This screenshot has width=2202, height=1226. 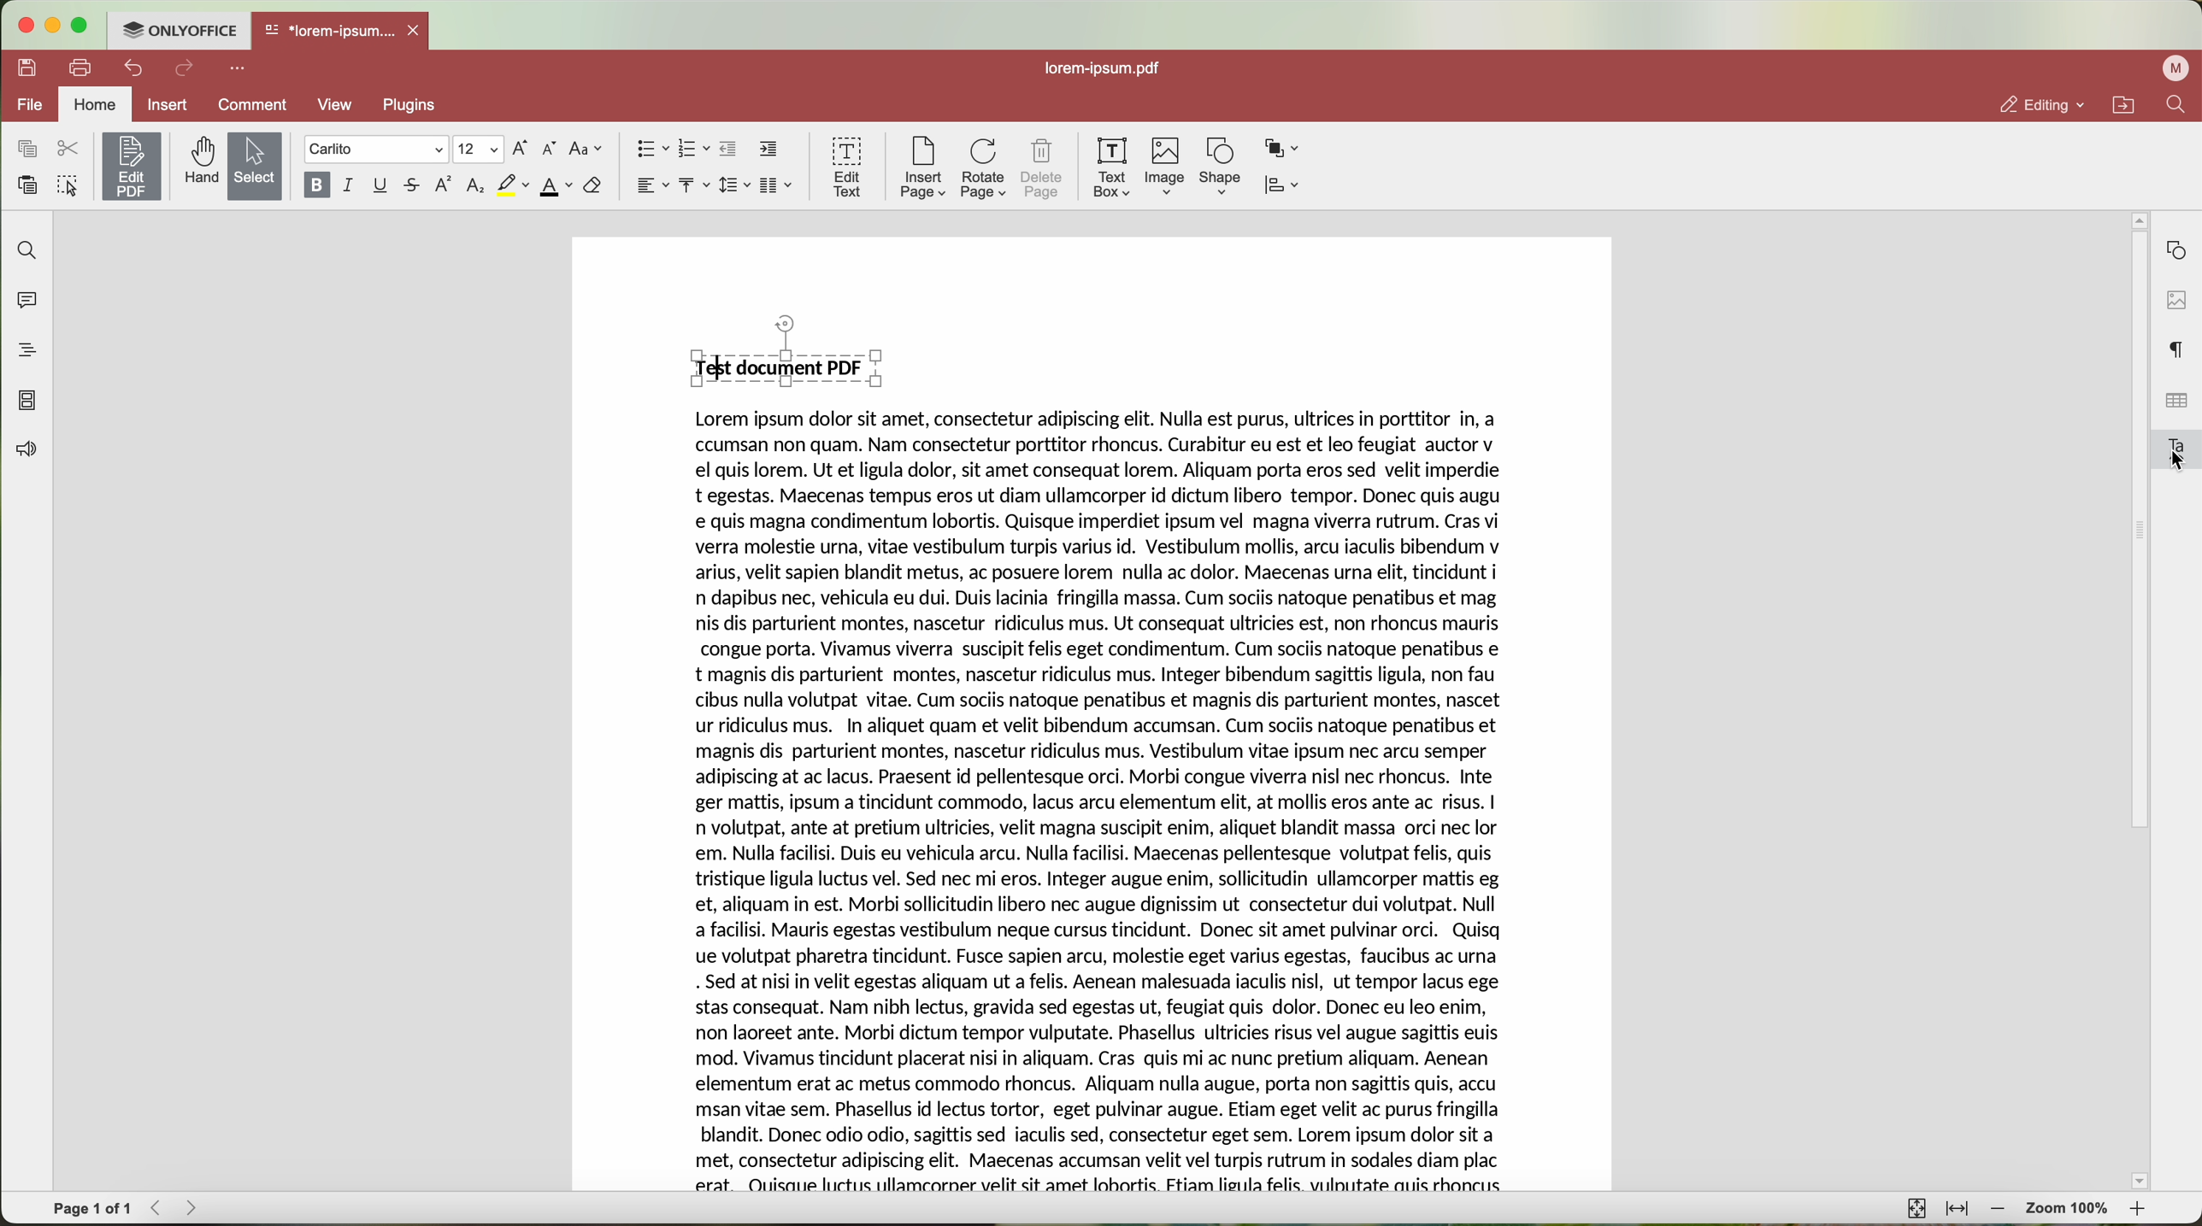 I want to click on view, so click(x=334, y=108).